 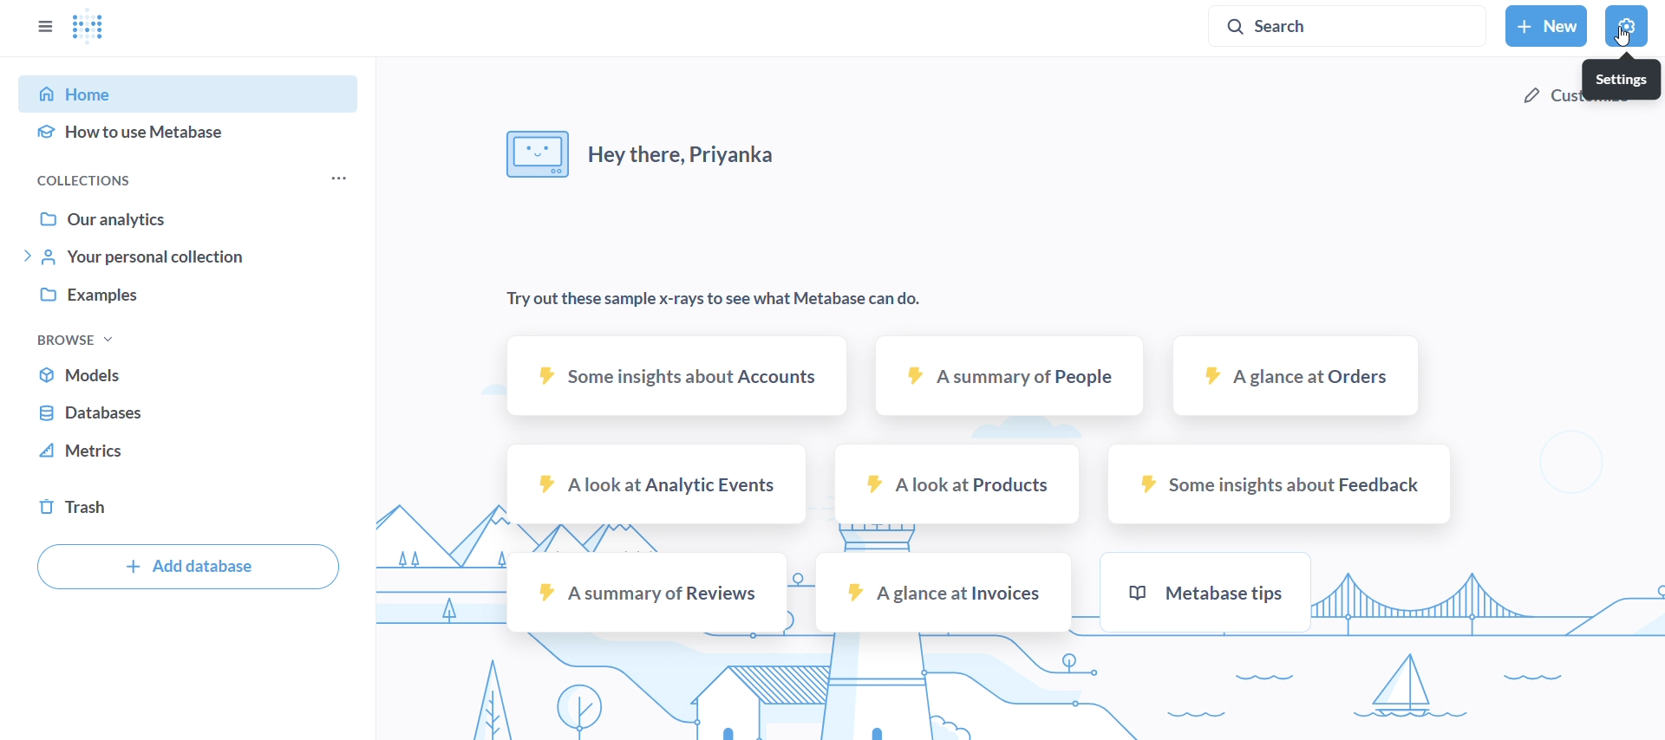 What do you see at coordinates (188, 508) in the screenshot?
I see `trash` at bounding box center [188, 508].